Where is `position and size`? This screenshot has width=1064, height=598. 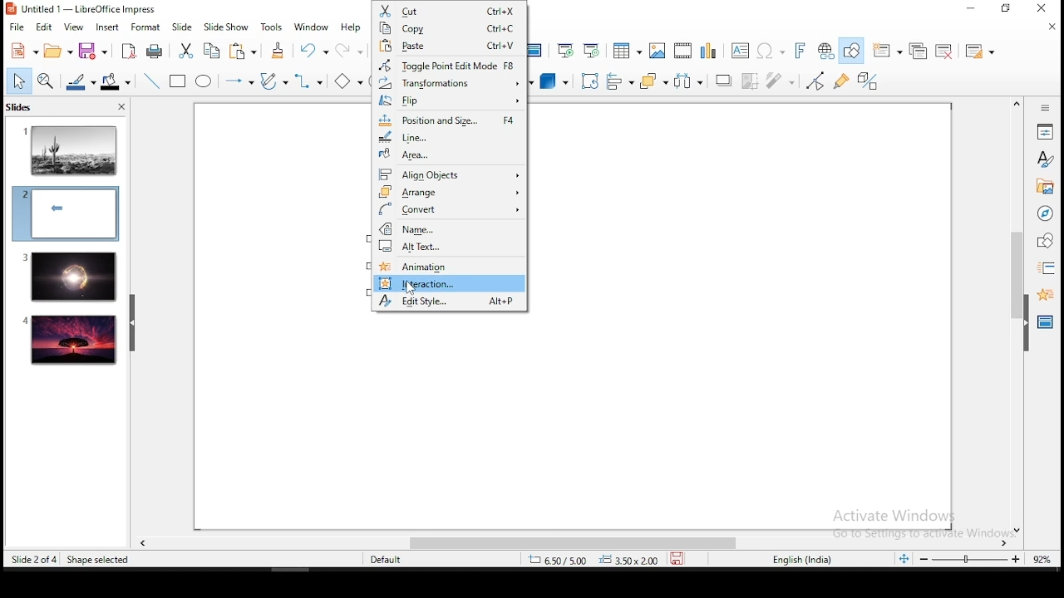
position and size is located at coordinates (451, 117).